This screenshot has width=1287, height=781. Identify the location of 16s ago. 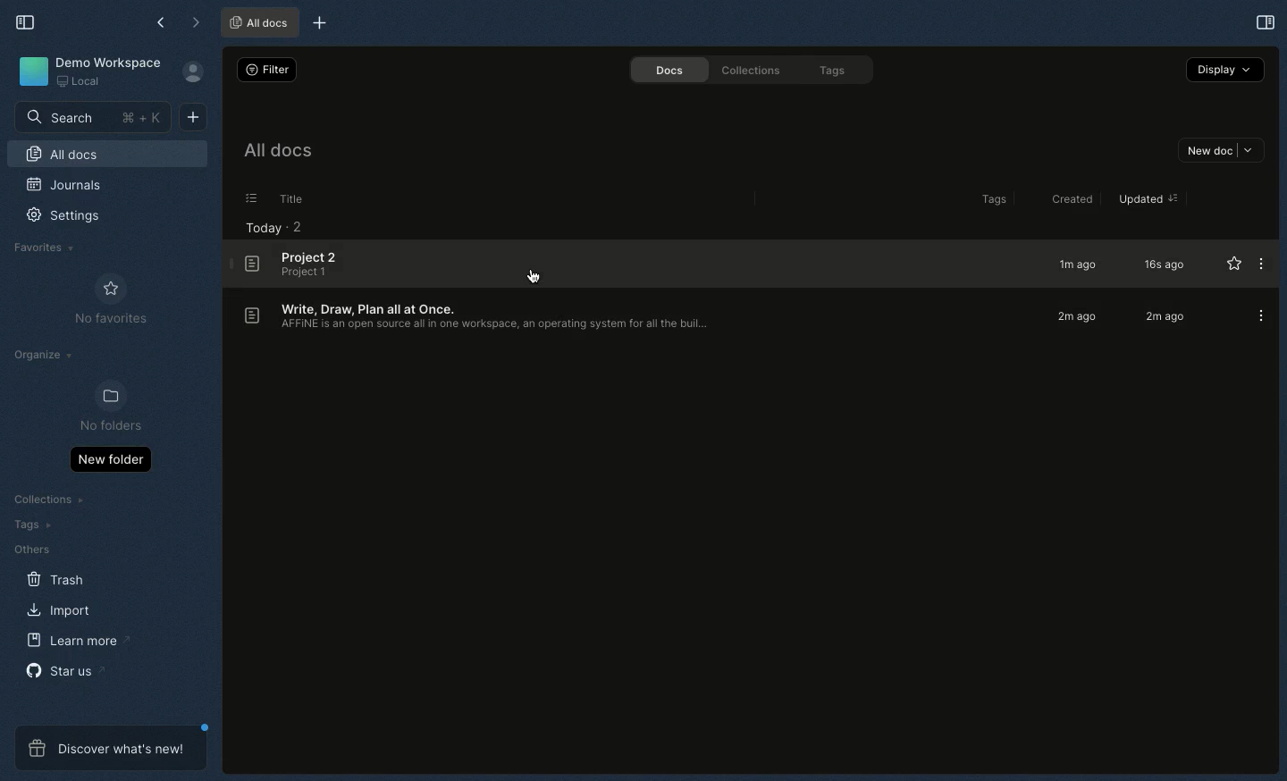
(1165, 266).